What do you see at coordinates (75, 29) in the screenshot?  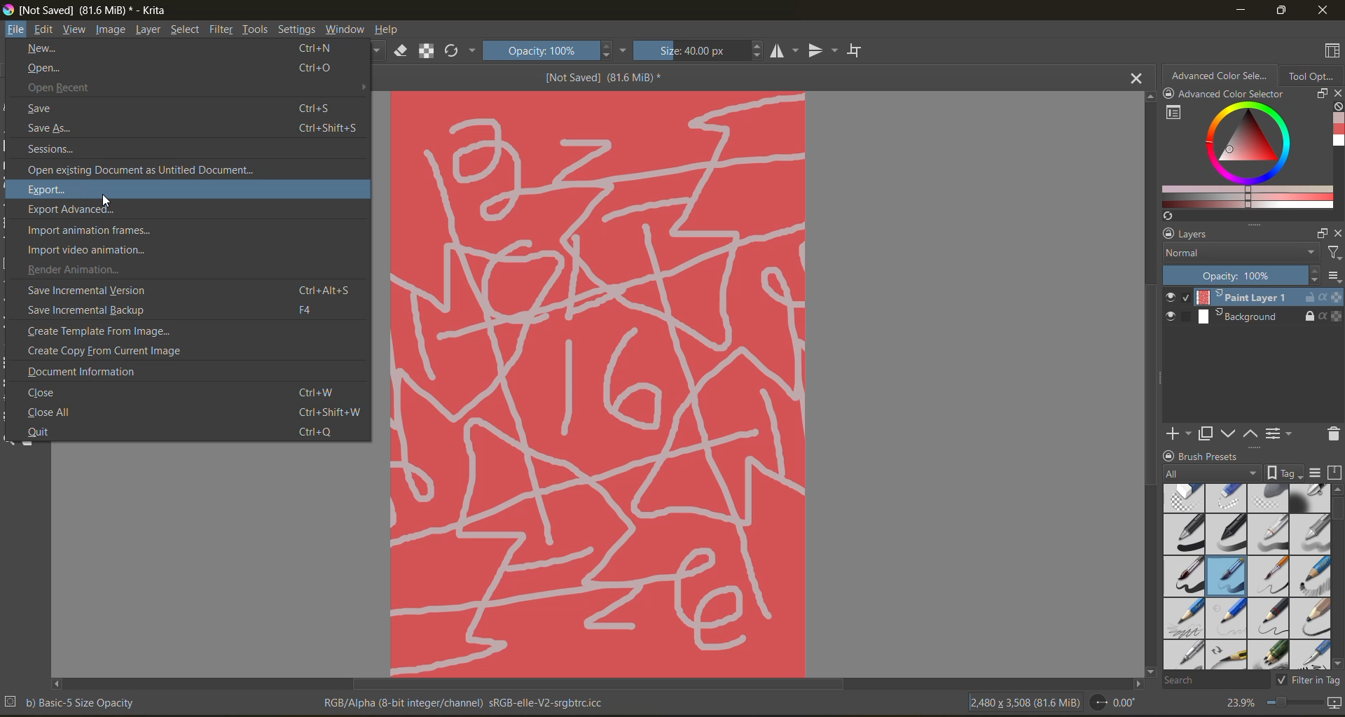 I see `view` at bounding box center [75, 29].